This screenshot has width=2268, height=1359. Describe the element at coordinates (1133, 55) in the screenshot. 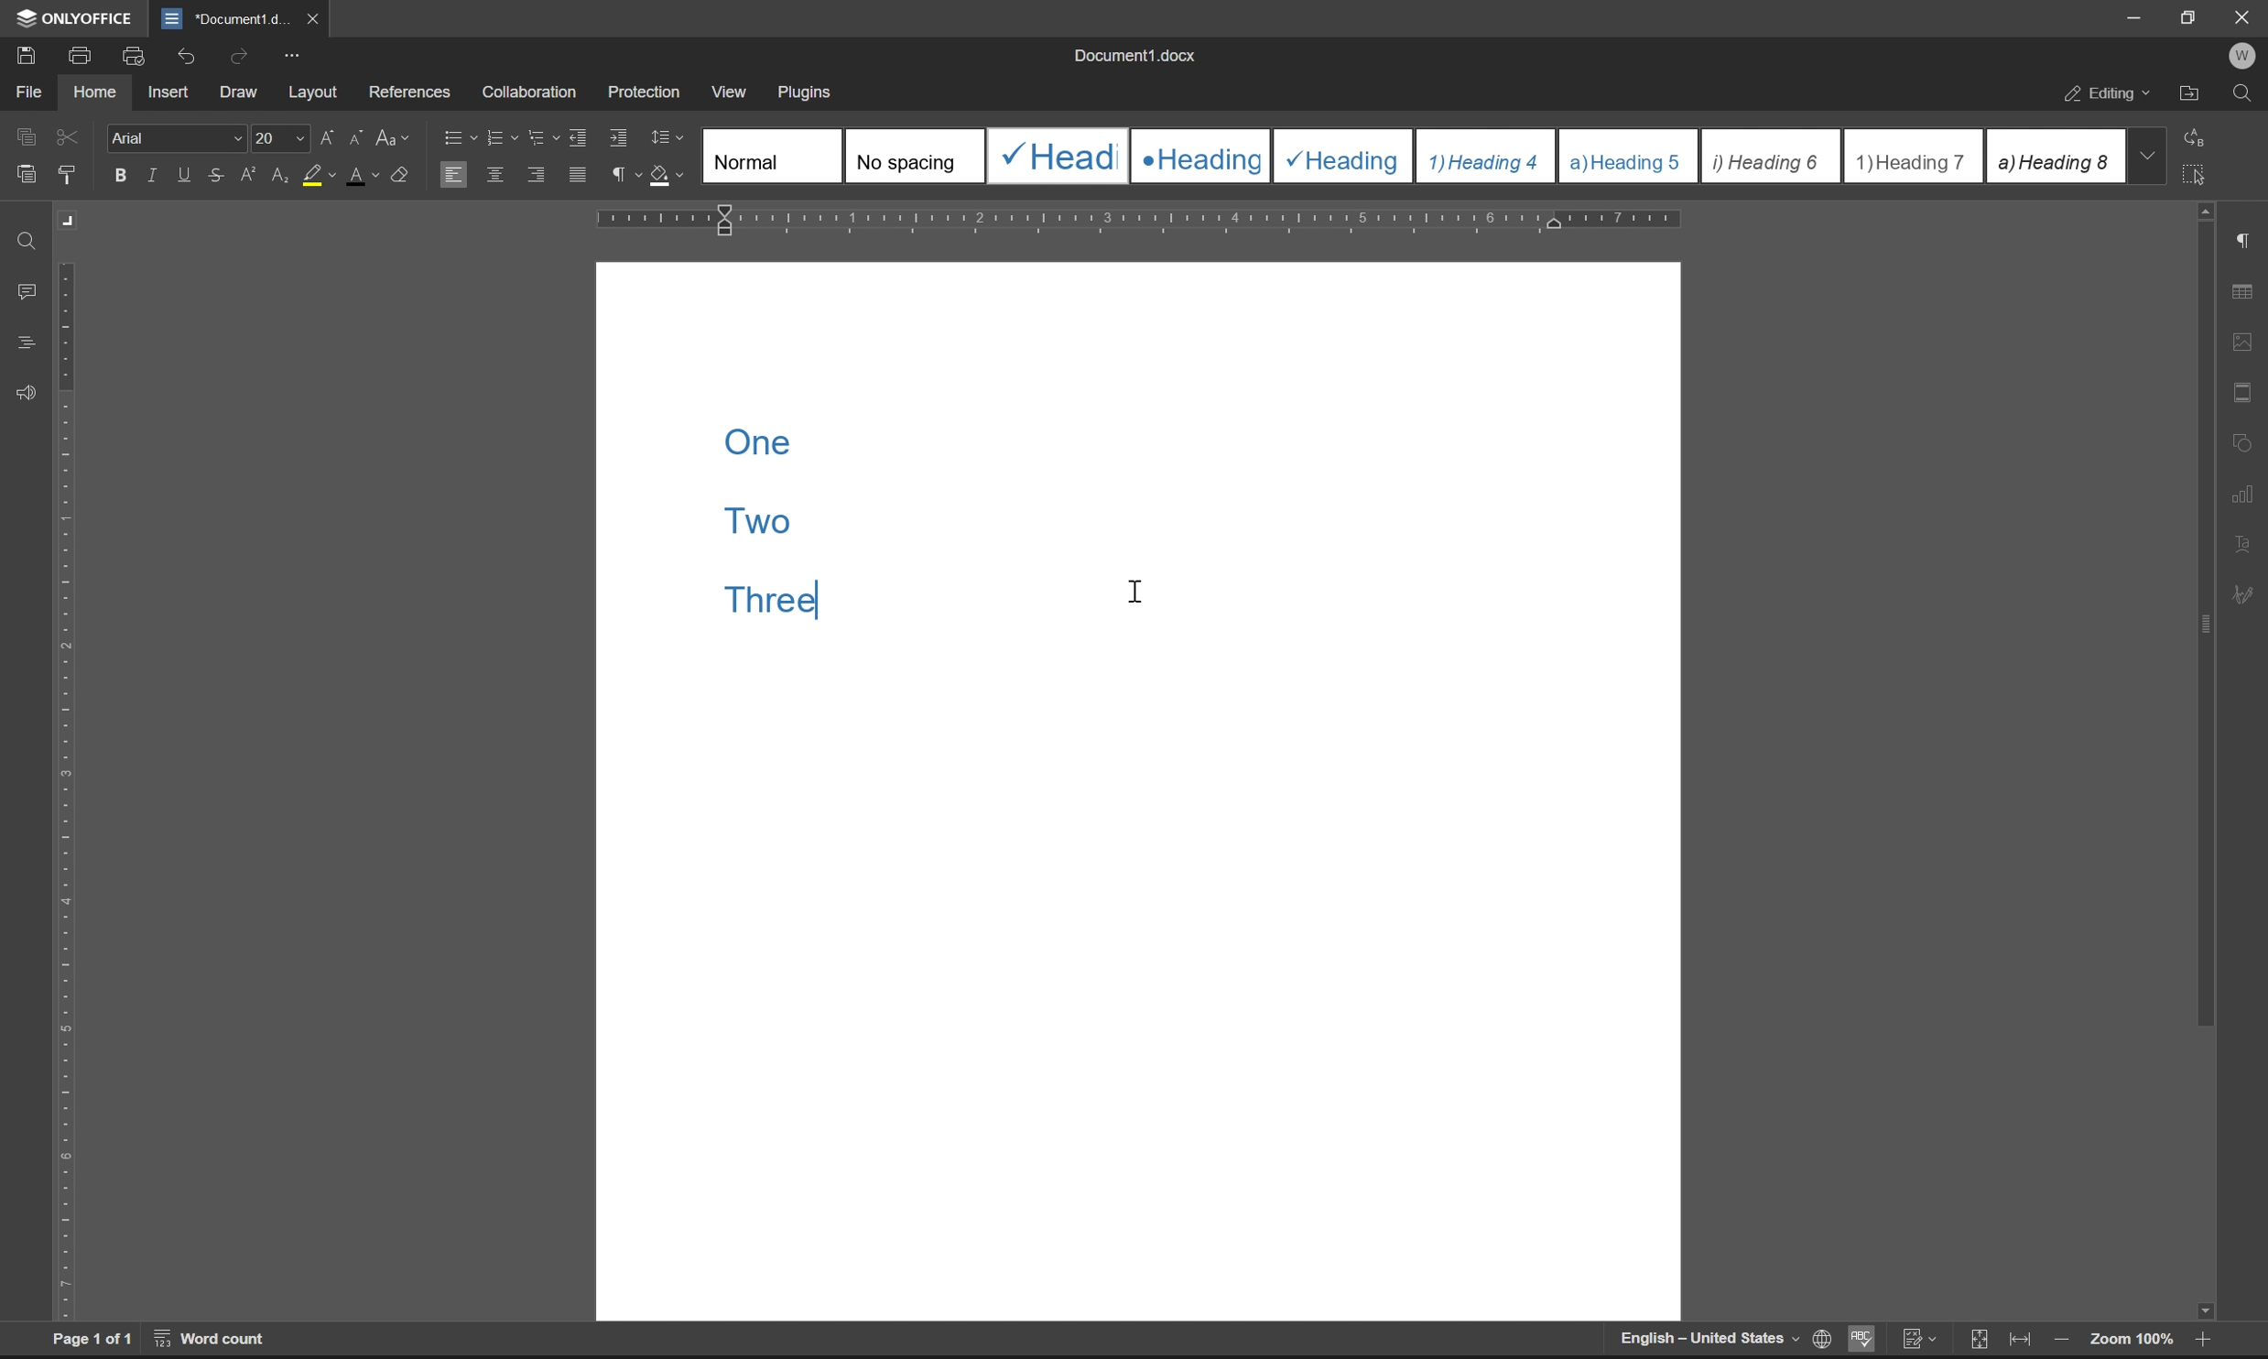

I see `document1.docx` at that location.